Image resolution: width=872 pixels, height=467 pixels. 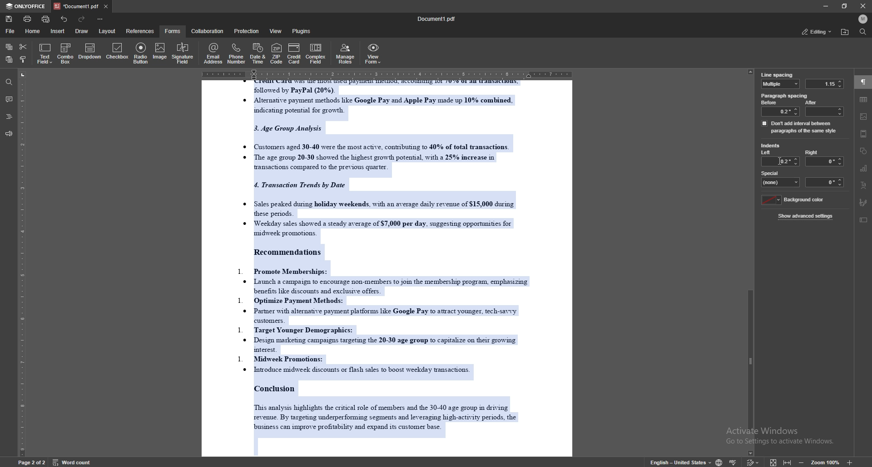 What do you see at coordinates (302, 31) in the screenshot?
I see `plugins` at bounding box center [302, 31].